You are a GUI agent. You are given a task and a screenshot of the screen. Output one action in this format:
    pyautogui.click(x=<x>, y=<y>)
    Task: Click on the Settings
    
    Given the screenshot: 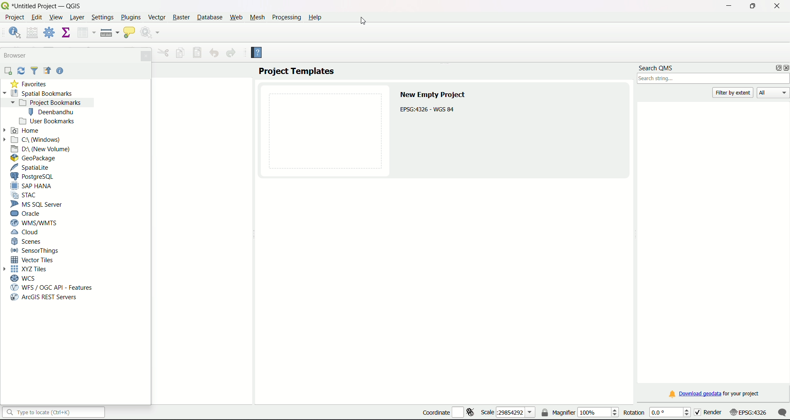 What is the action you would take?
    pyautogui.click(x=103, y=18)
    